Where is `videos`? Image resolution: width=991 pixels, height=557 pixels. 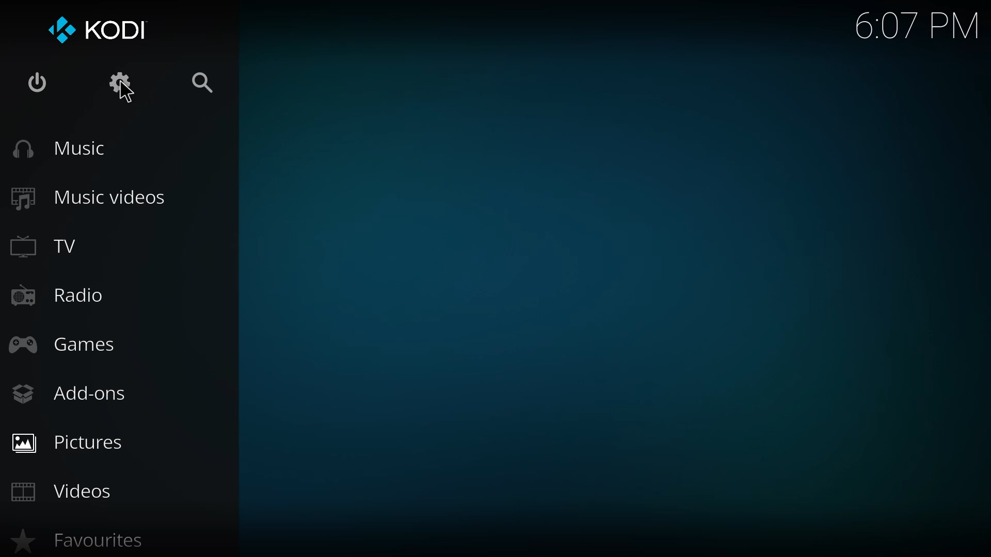
videos is located at coordinates (64, 490).